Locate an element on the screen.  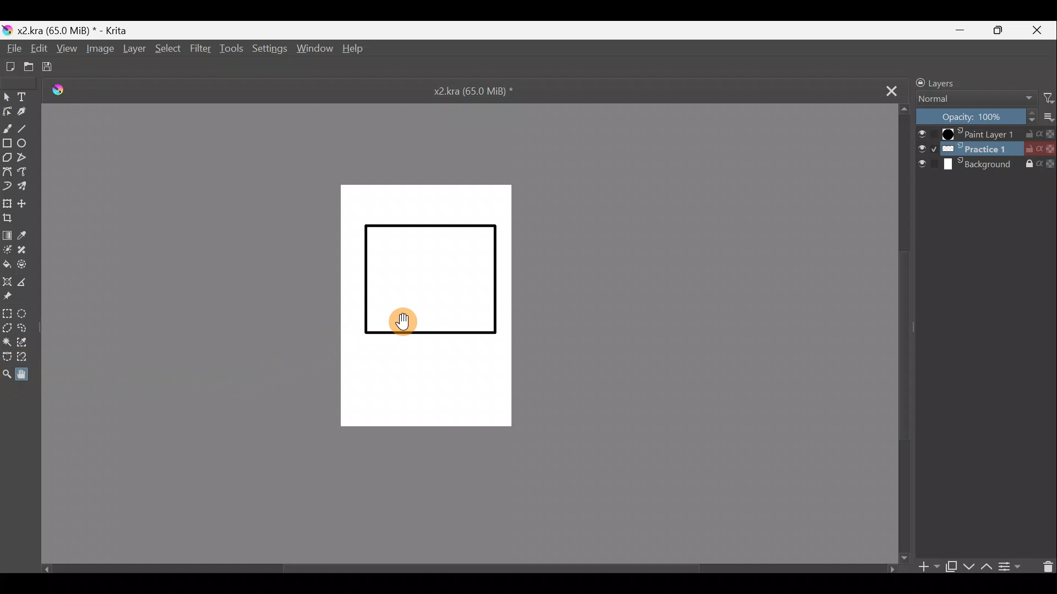
Smart patch tool is located at coordinates (26, 249).